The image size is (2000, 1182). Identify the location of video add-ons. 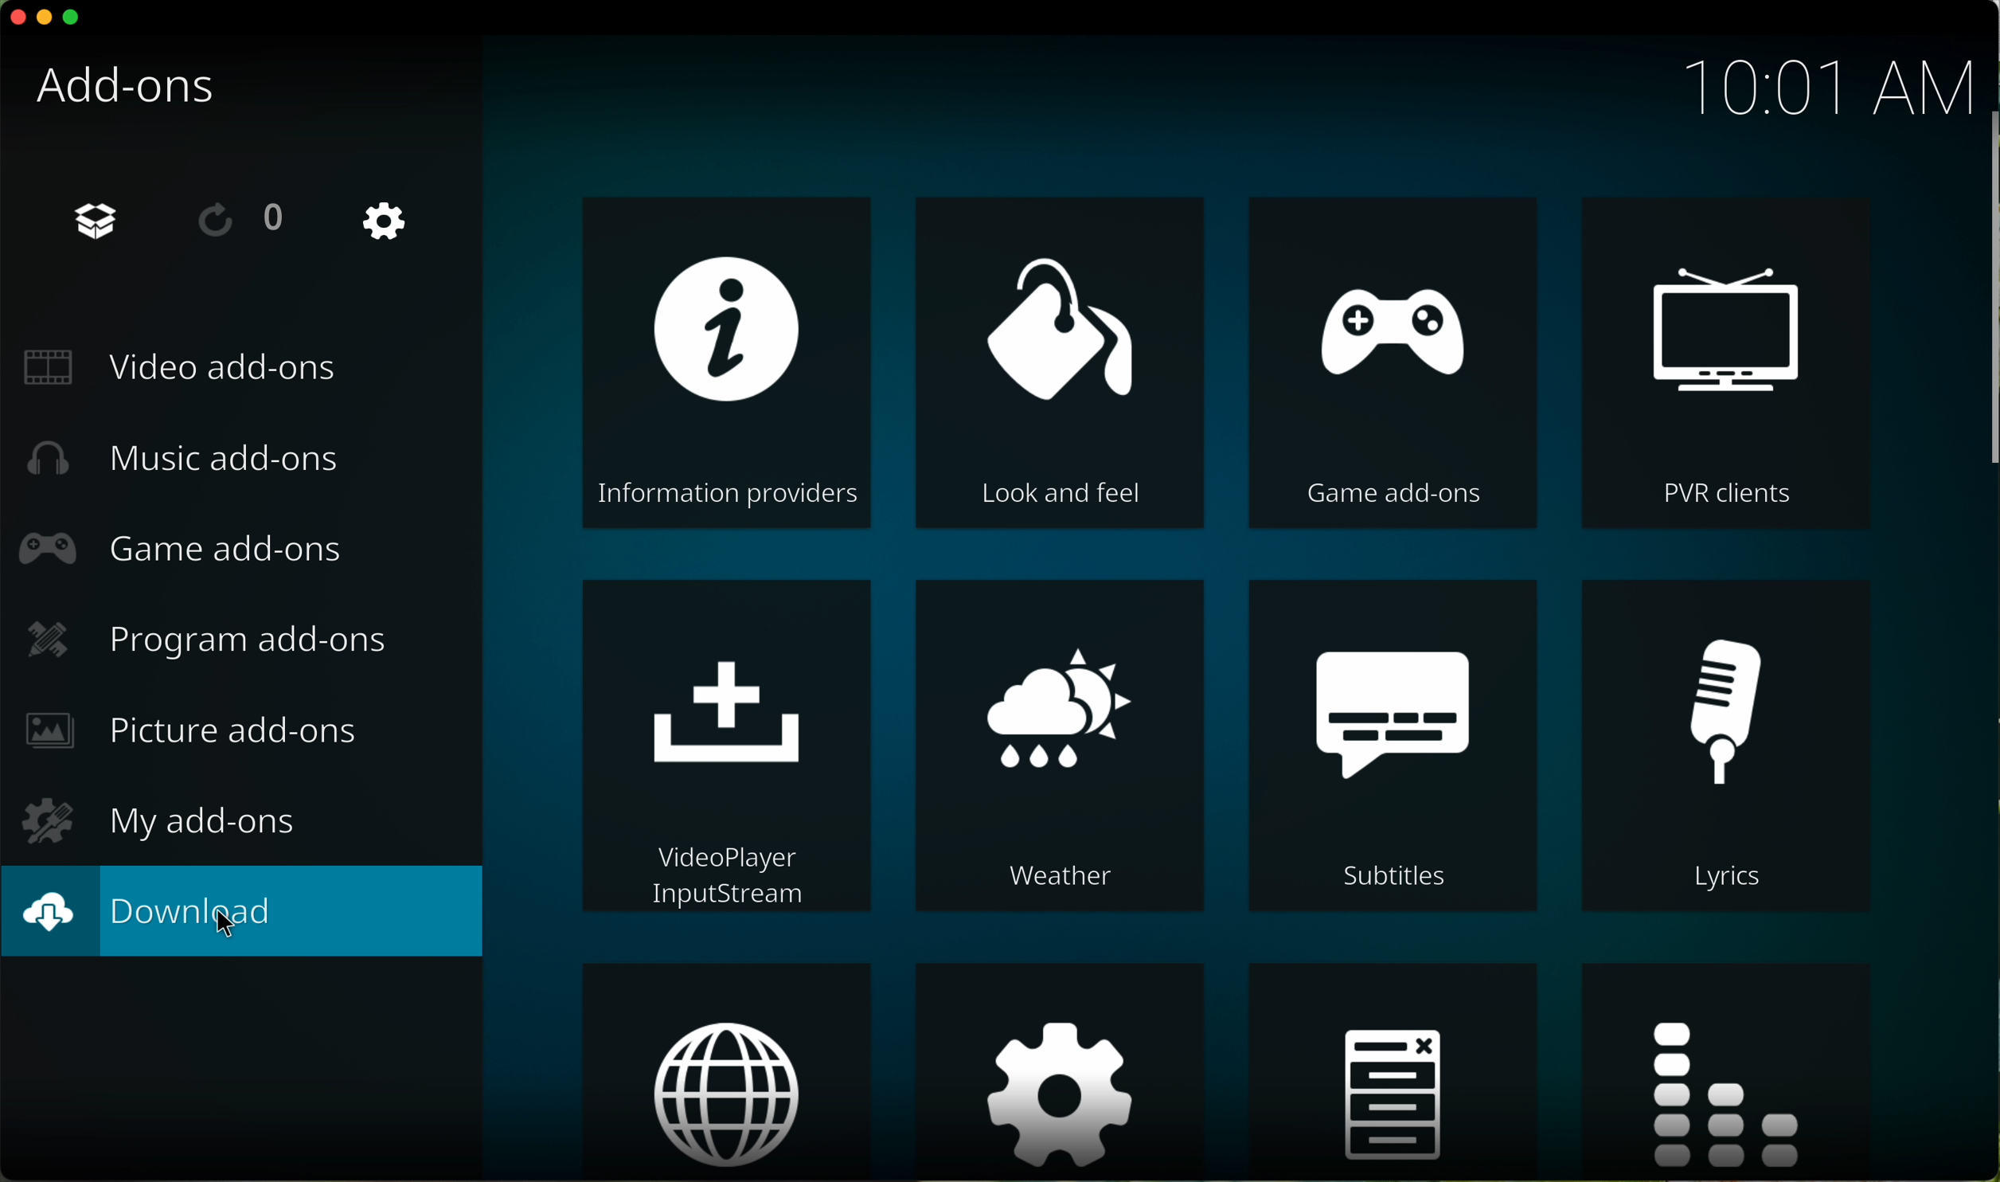
(189, 366).